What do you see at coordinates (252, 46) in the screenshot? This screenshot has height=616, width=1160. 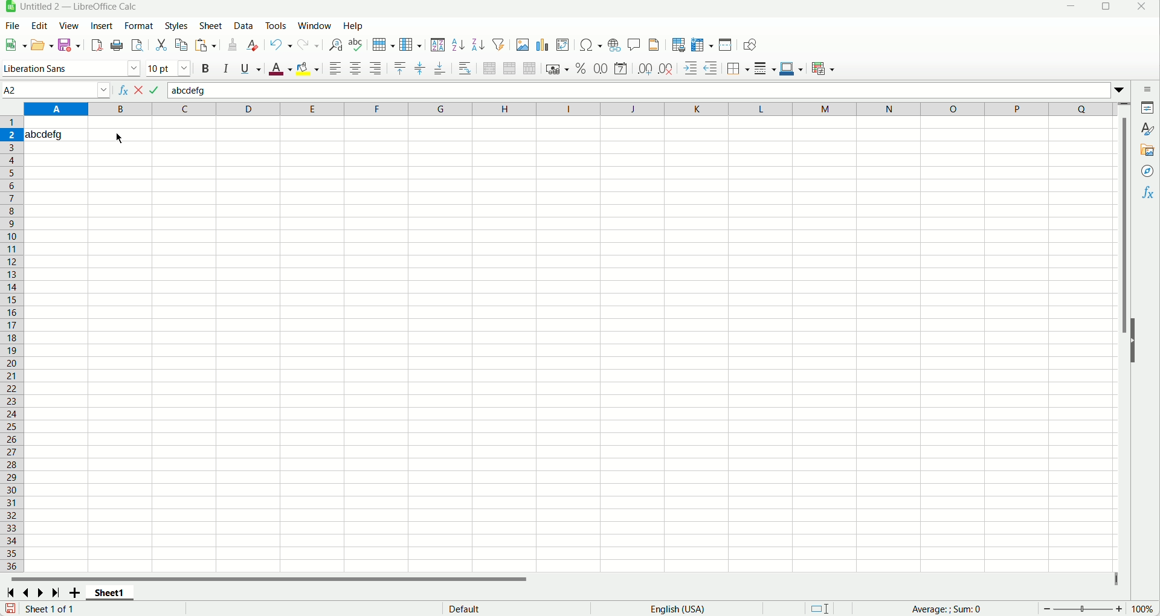 I see `clear direct formatting` at bounding box center [252, 46].